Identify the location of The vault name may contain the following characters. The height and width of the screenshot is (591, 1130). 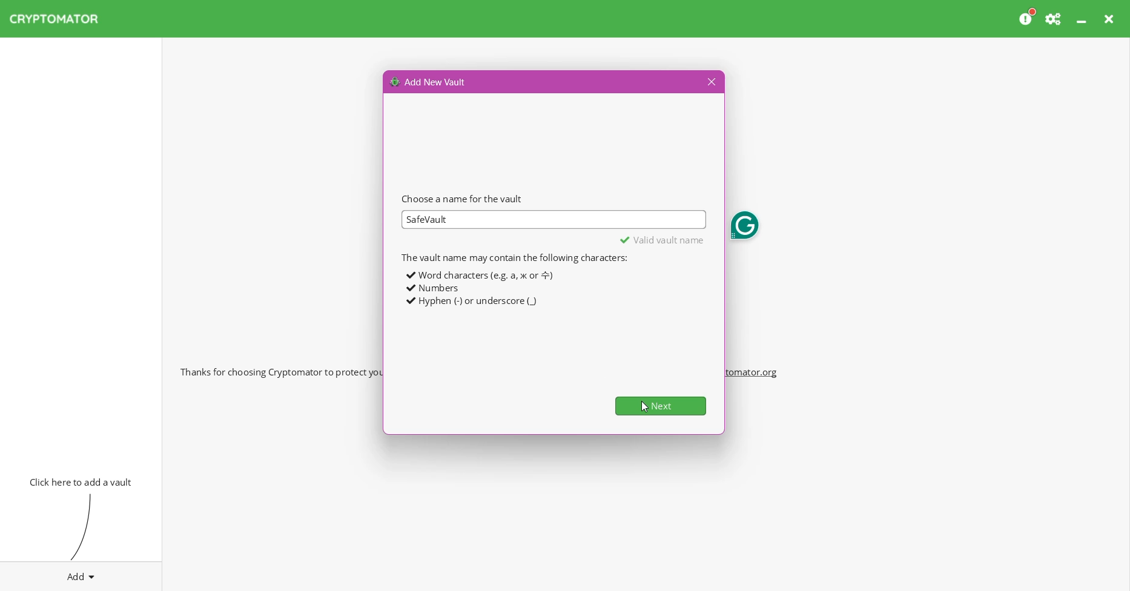
(514, 257).